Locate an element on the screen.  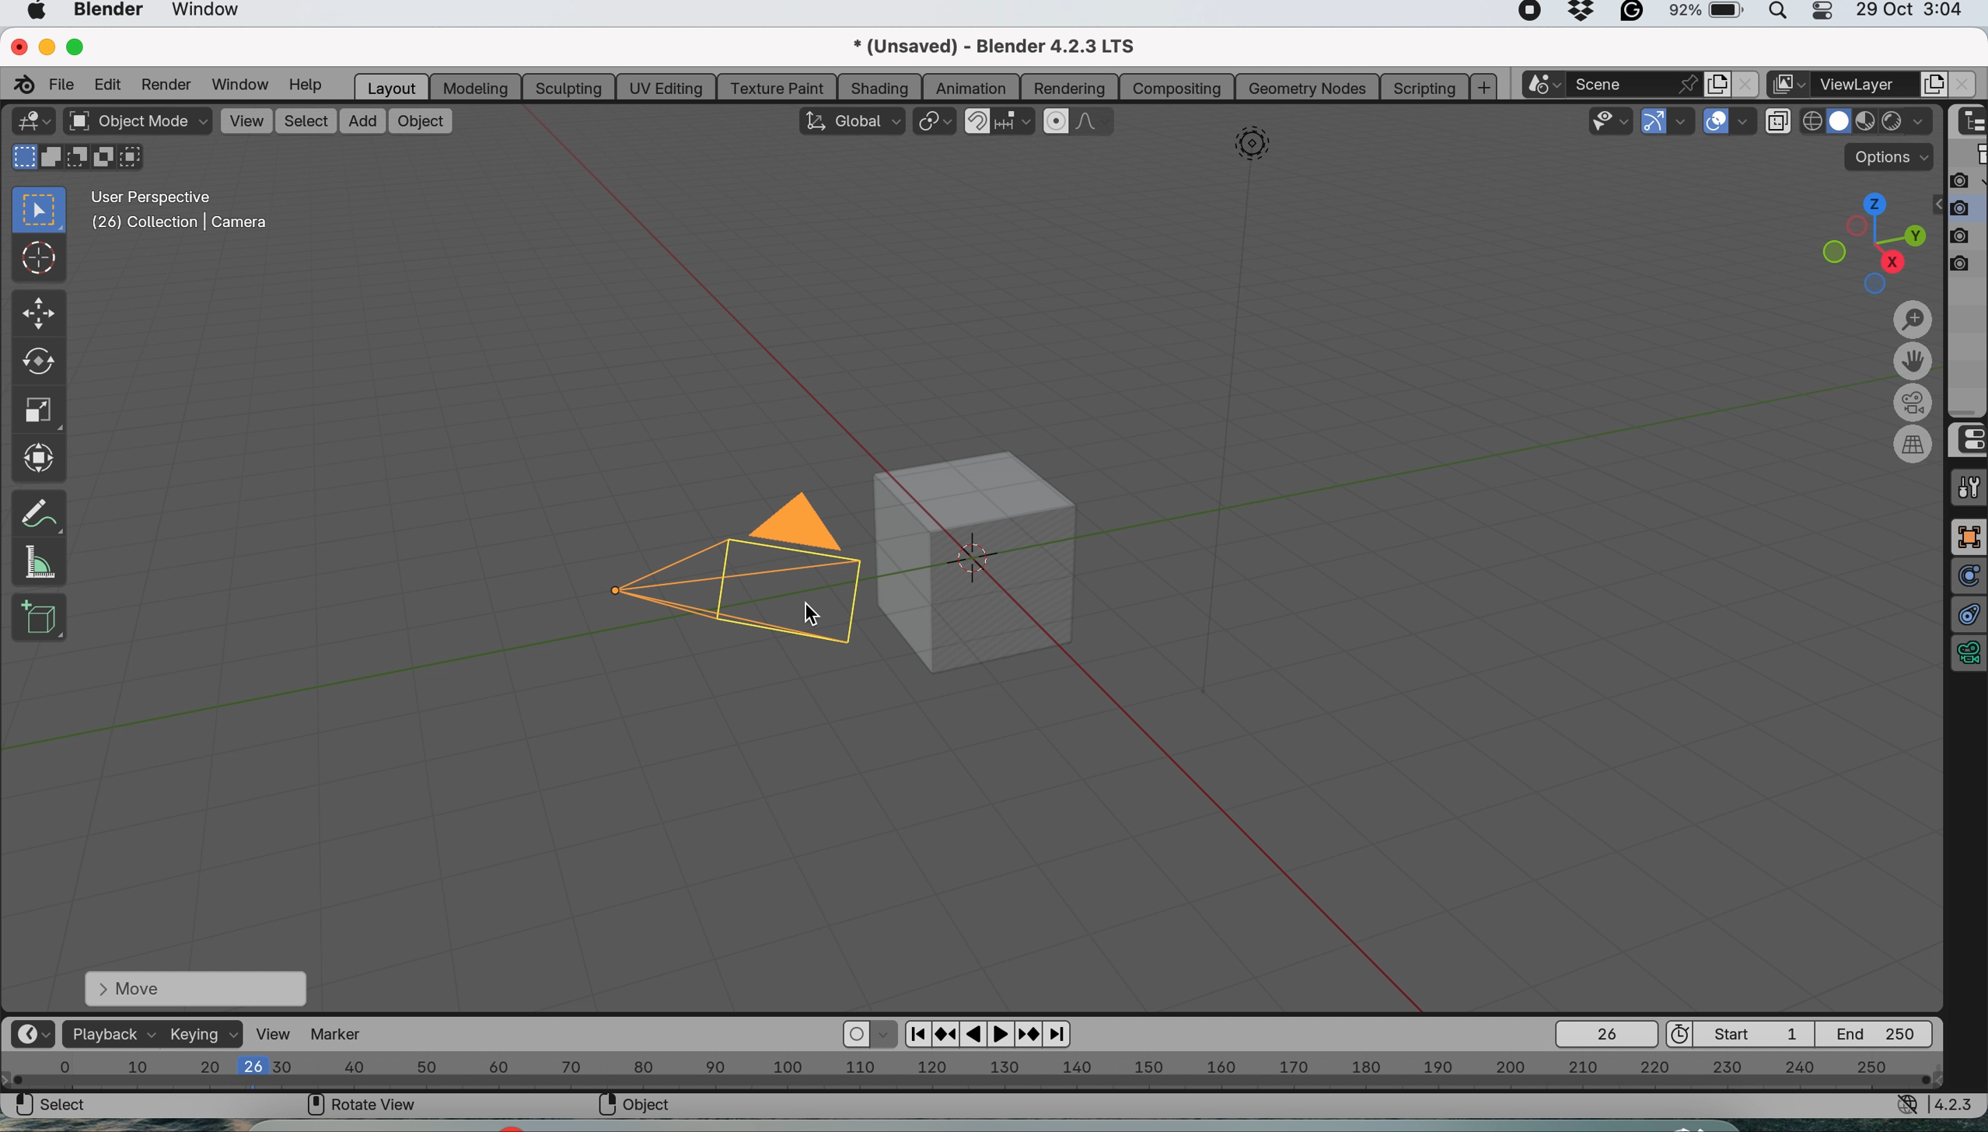
next is located at coordinates (1060, 1035).